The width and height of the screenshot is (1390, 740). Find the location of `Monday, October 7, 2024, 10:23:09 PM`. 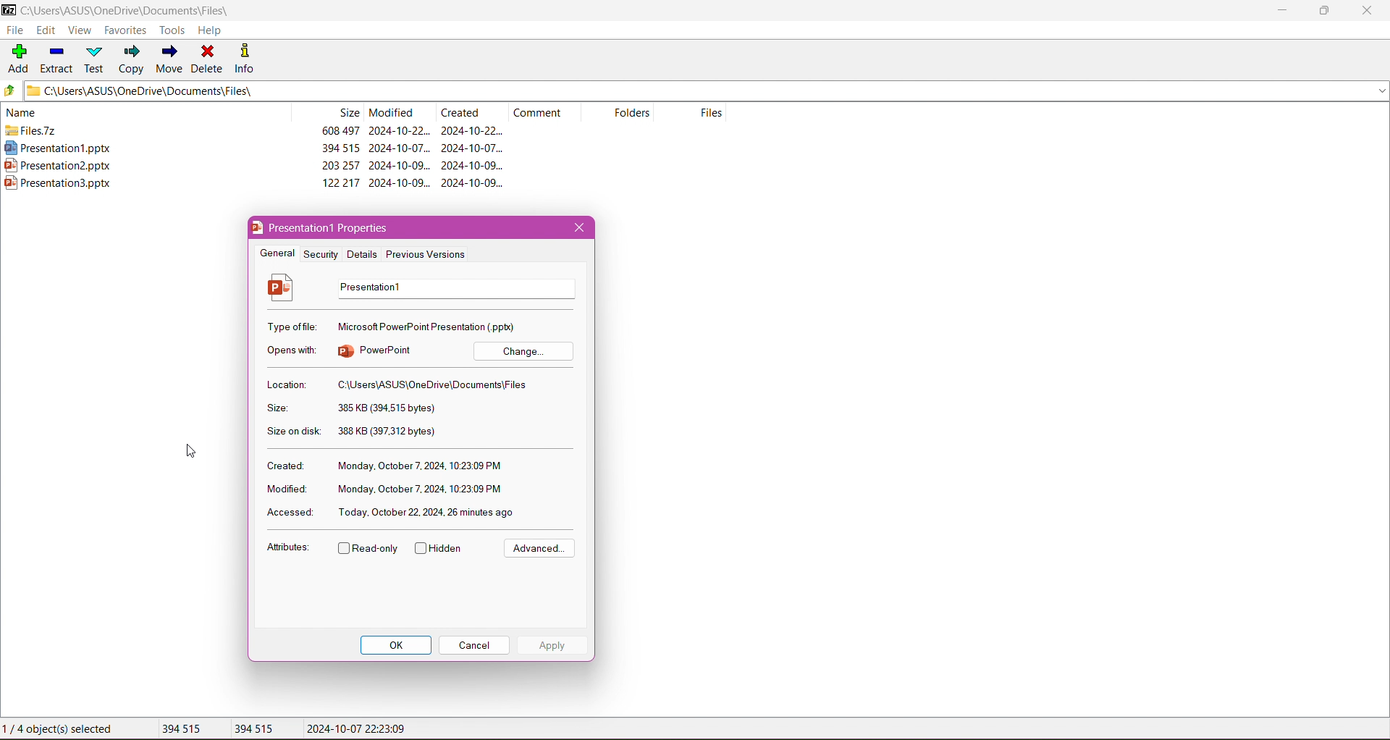

Monday, October 7, 2024, 10:23:09 PM is located at coordinates (428, 492).